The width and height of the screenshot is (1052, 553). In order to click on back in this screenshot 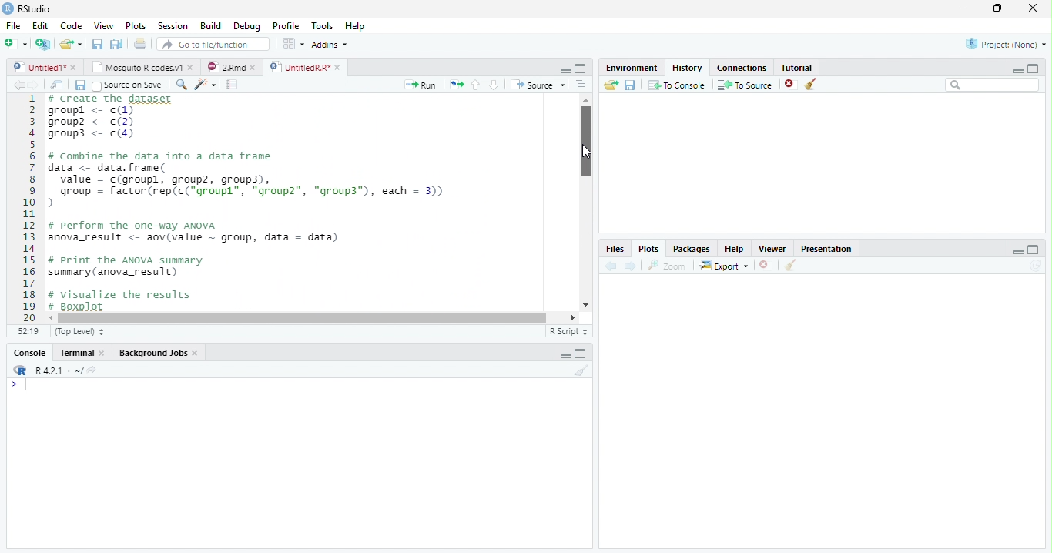, I will do `click(614, 264)`.